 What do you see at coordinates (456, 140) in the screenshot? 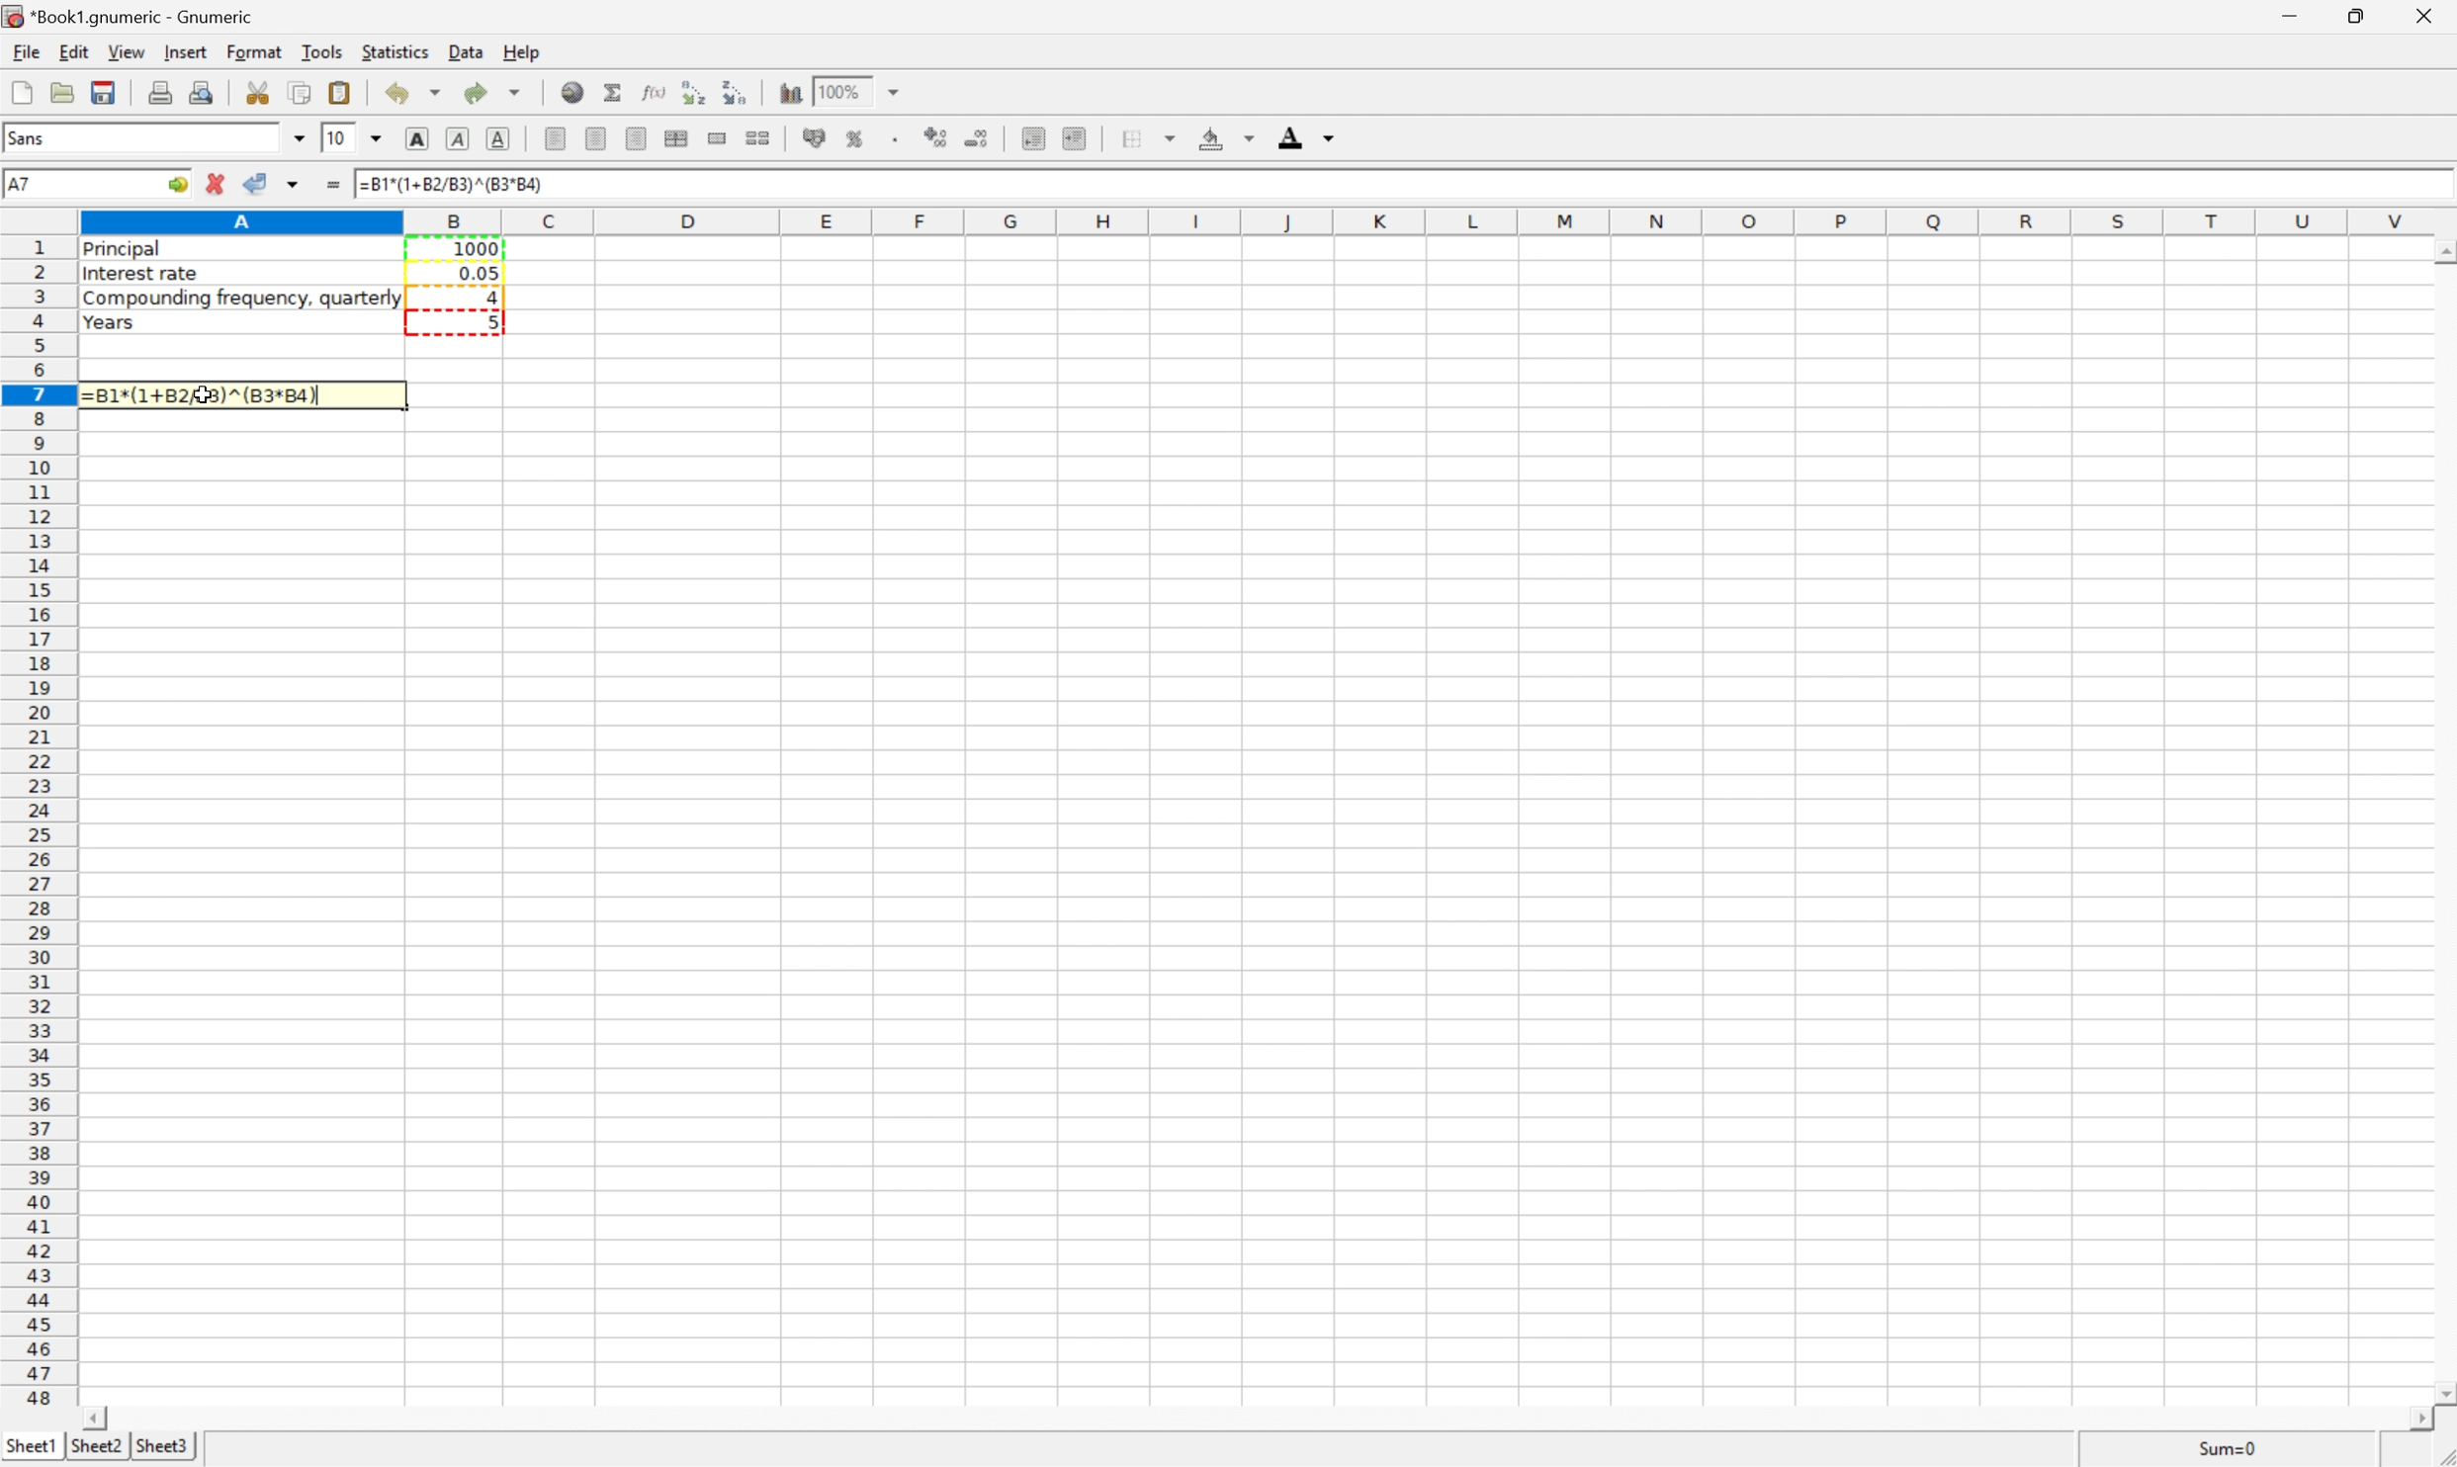
I see `italic` at bounding box center [456, 140].